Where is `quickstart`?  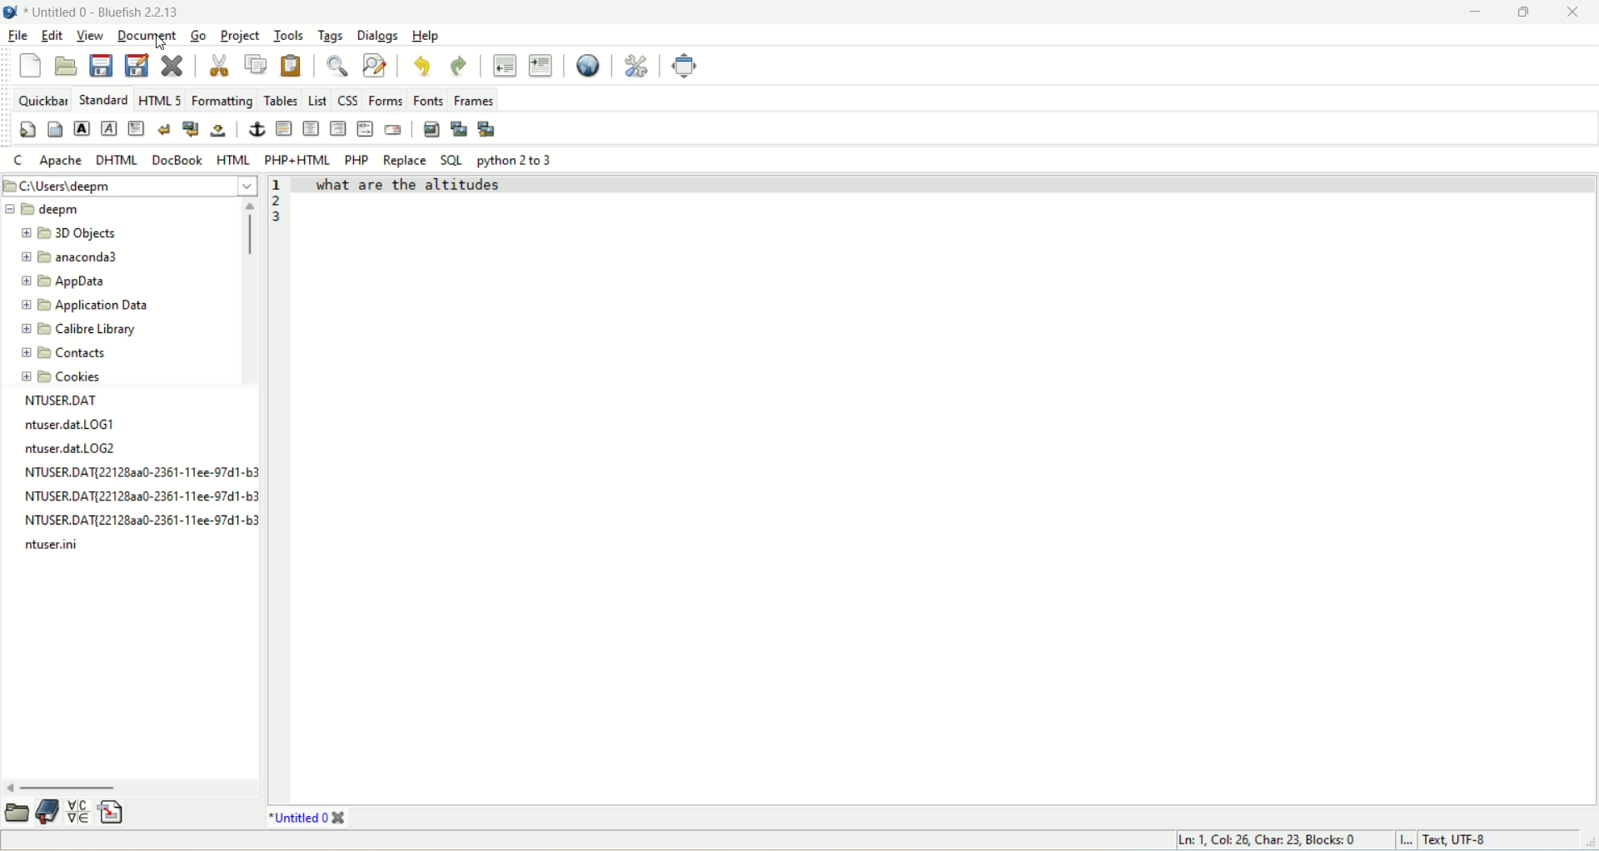 quickstart is located at coordinates (28, 127).